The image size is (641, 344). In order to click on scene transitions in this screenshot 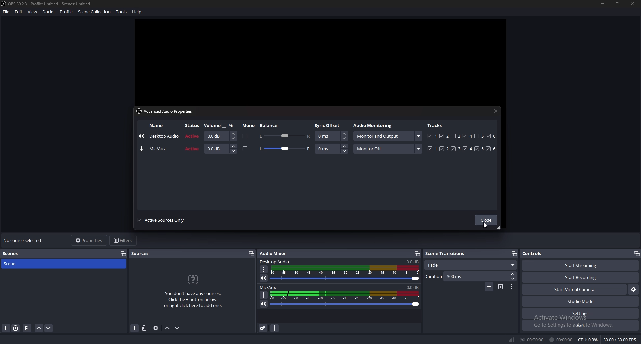, I will do `click(449, 253)`.